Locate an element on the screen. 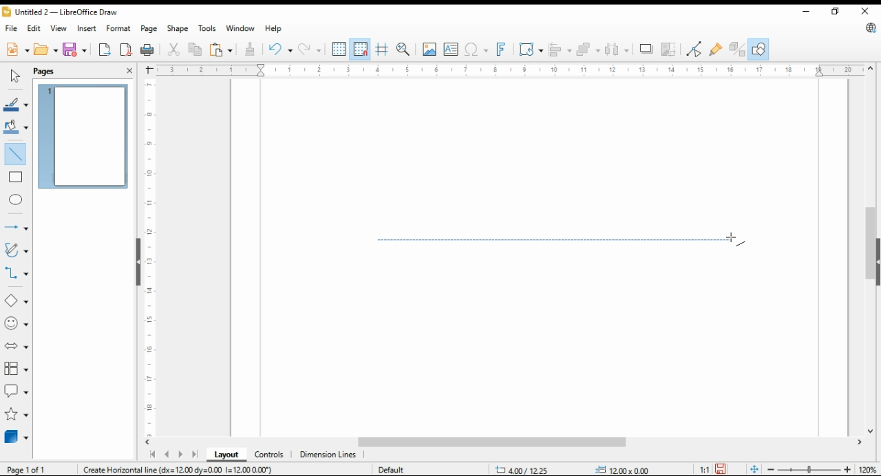 The width and height of the screenshot is (881, 476). transformations is located at coordinates (530, 49).